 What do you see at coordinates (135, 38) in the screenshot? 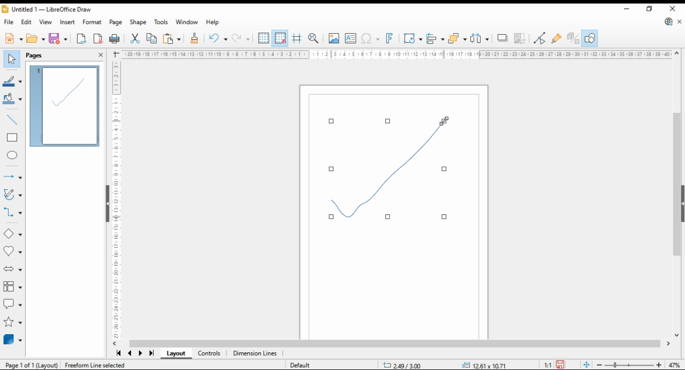
I see `cut` at bounding box center [135, 38].